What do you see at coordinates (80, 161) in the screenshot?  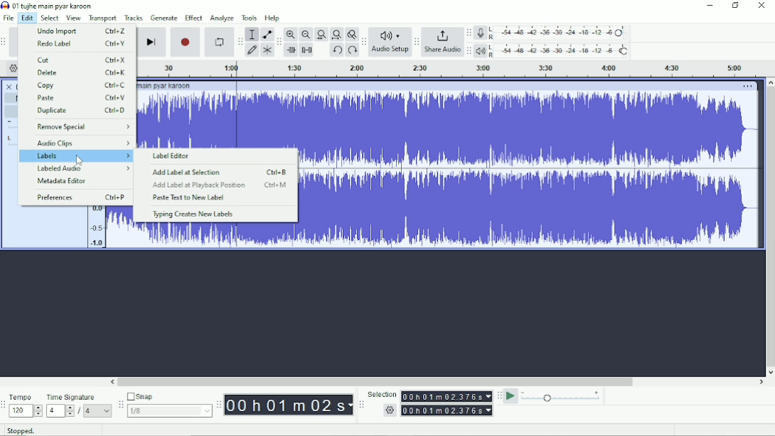 I see `cursor` at bounding box center [80, 161].